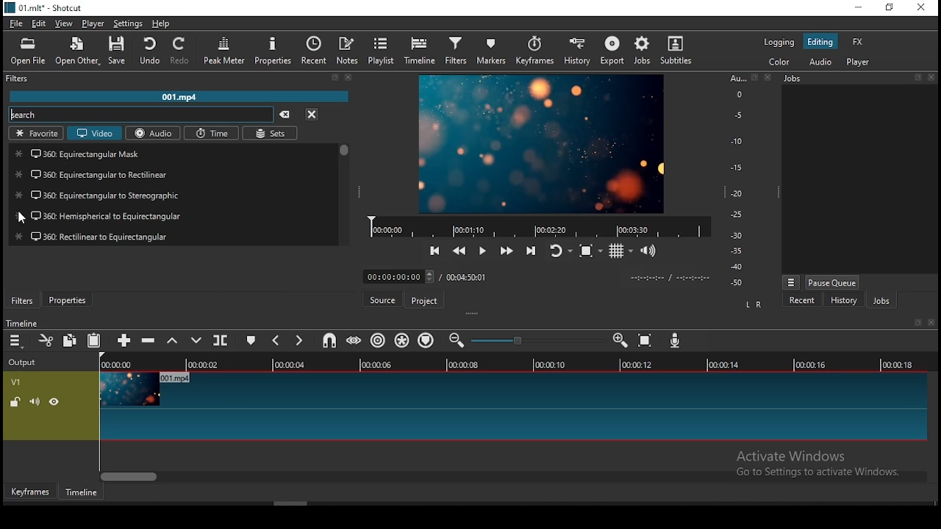 This screenshot has width=941, height=529. What do you see at coordinates (24, 323) in the screenshot?
I see `Timeline` at bounding box center [24, 323].